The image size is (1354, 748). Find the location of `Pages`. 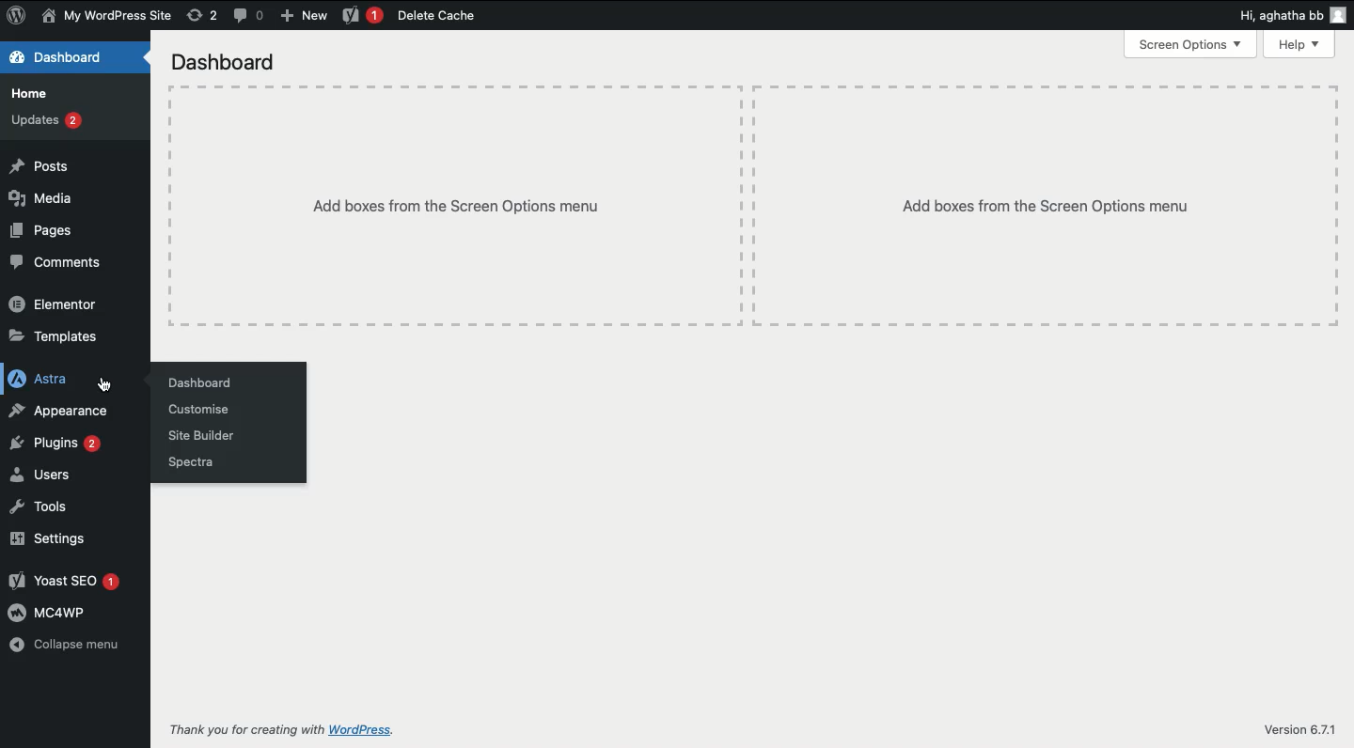

Pages is located at coordinates (40, 231).